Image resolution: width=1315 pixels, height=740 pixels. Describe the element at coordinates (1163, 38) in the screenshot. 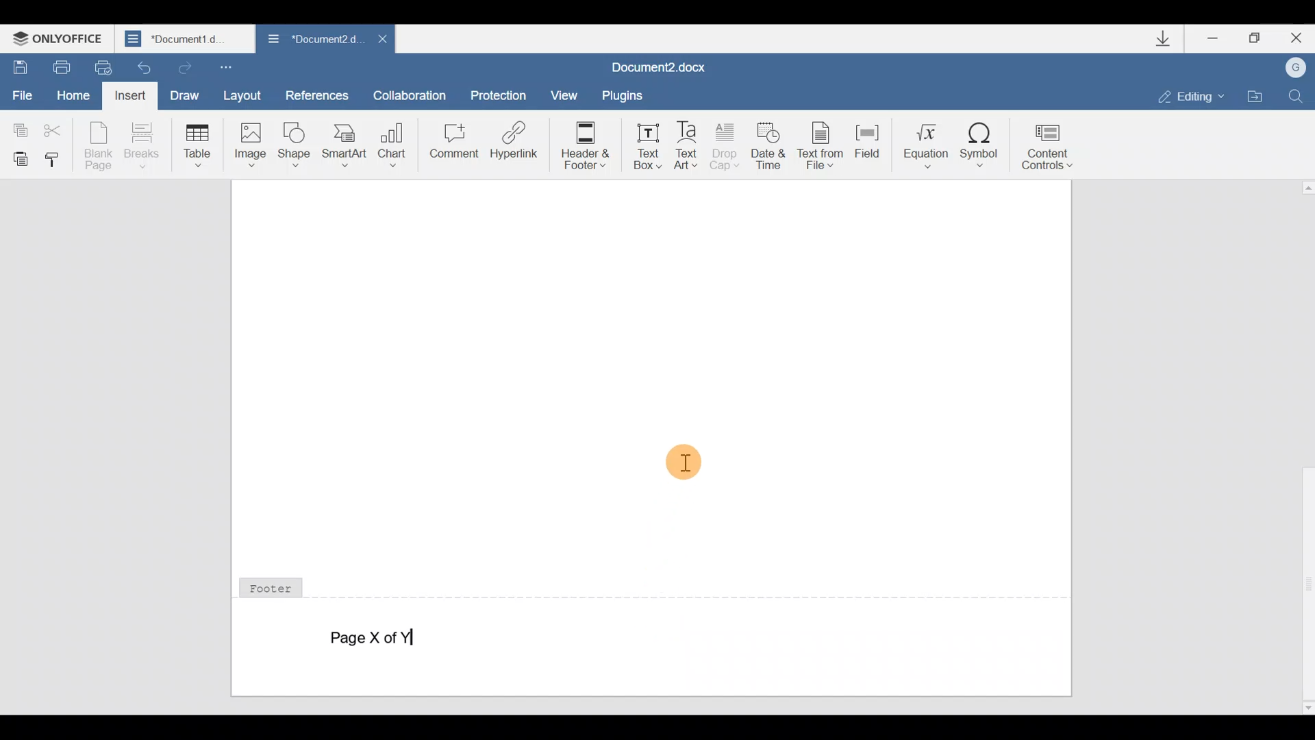

I see `Downloads` at that location.